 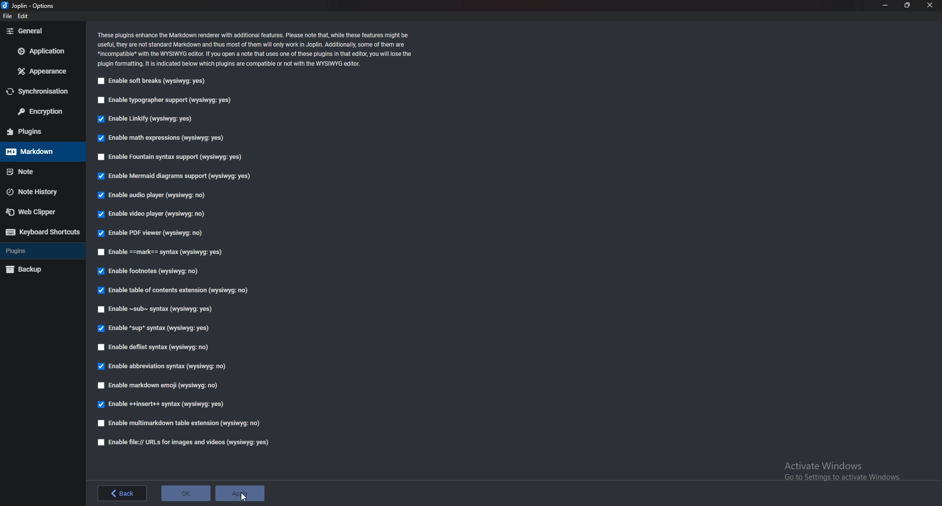 What do you see at coordinates (43, 251) in the screenshot?
I see `plugins` at bounding box center [43, 251].